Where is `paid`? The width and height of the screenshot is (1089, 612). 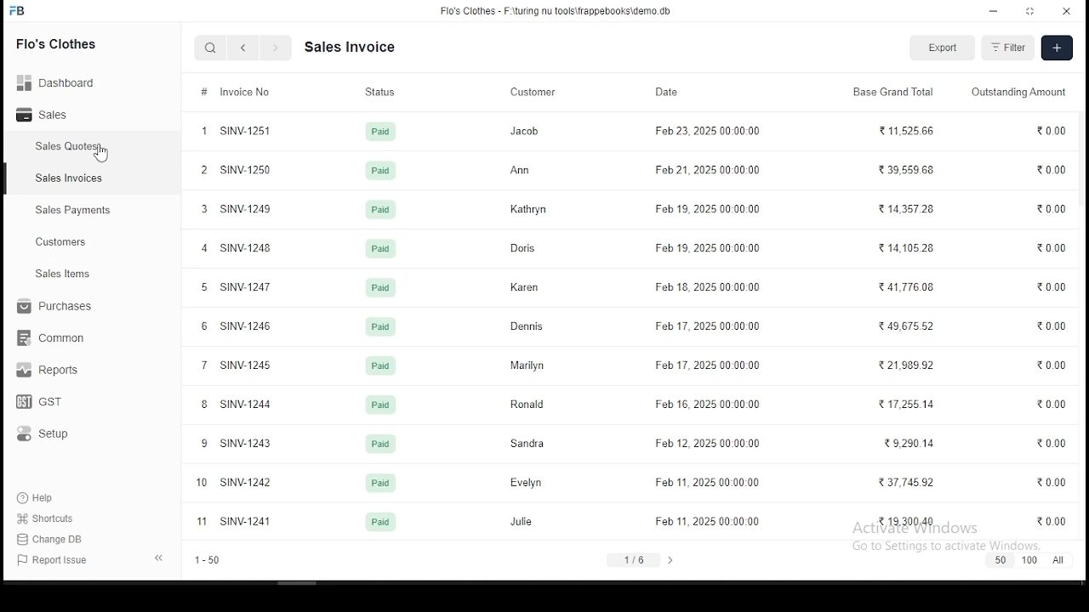 paid is located at coordinates (380, 484).